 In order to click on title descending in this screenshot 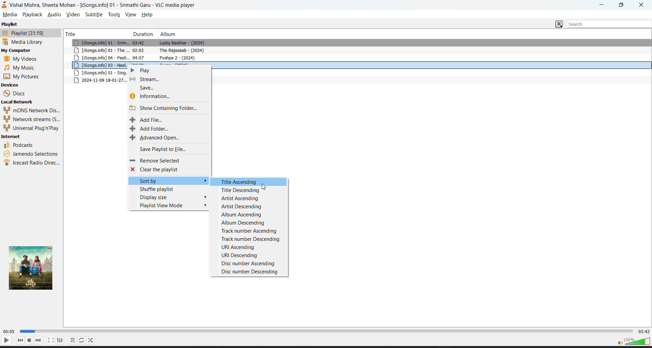, I will do `click(249, 190)`.